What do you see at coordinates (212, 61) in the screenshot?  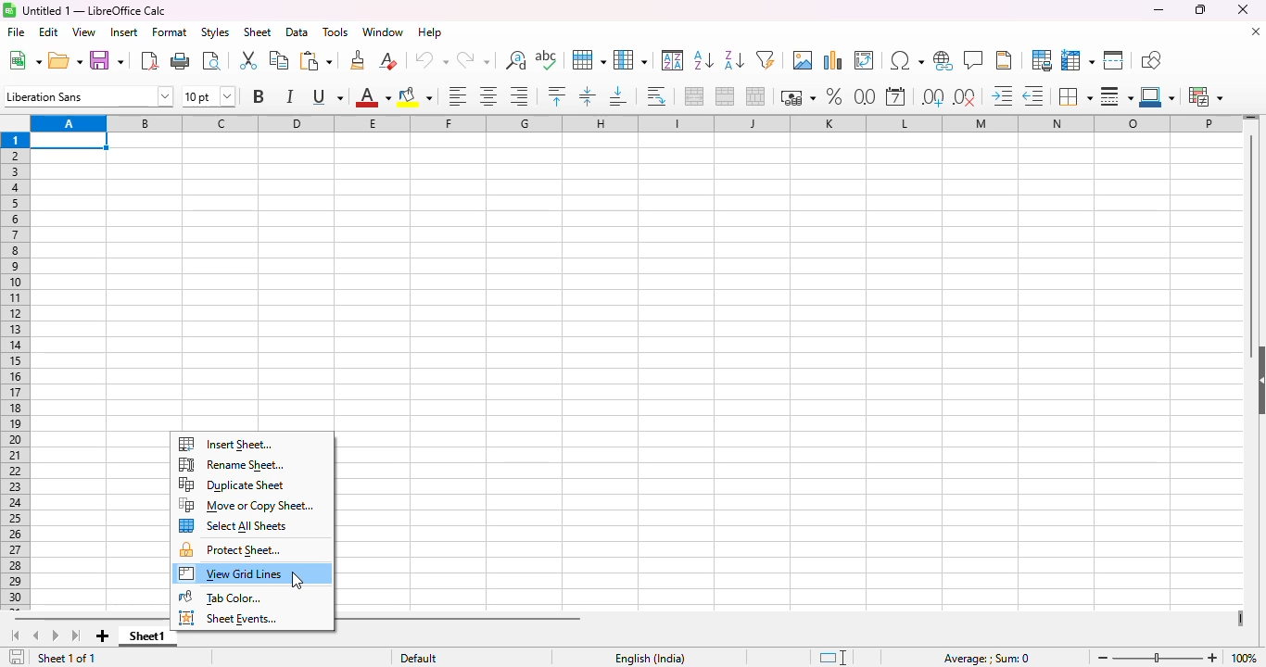 I see `toggle print preview` at bounding box center [212, 61].